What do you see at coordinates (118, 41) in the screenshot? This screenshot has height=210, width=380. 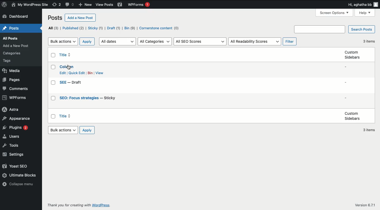 I see `All dates` at bounding box center [118, 41].